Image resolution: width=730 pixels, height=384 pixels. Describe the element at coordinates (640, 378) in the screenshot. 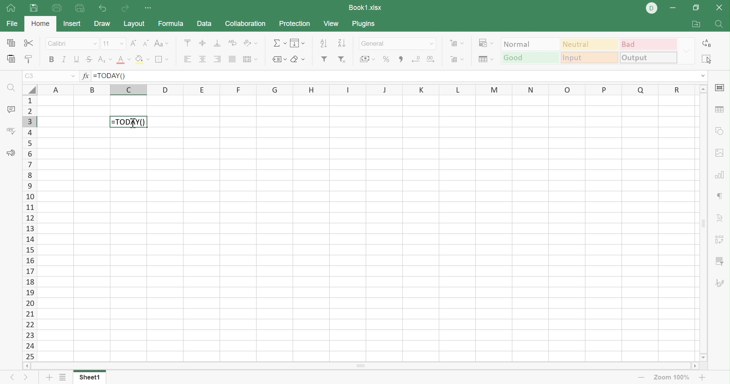

I see `Zoom out` at that location.